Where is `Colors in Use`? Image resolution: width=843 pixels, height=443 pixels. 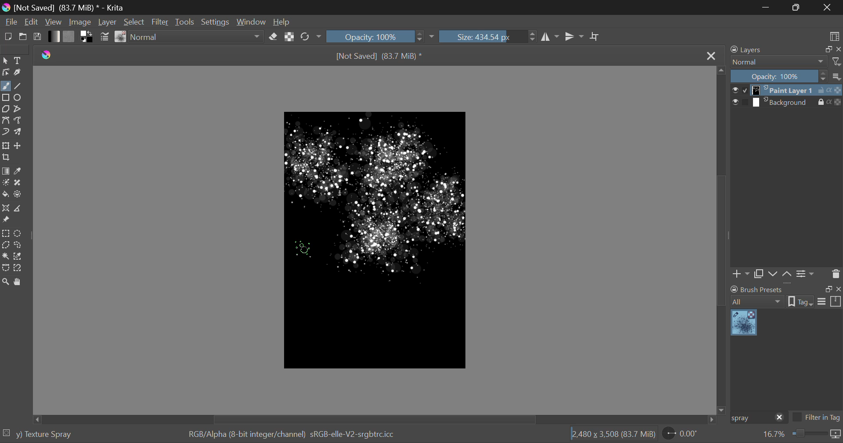 Colors in Use is located at coordinates (87, 37).